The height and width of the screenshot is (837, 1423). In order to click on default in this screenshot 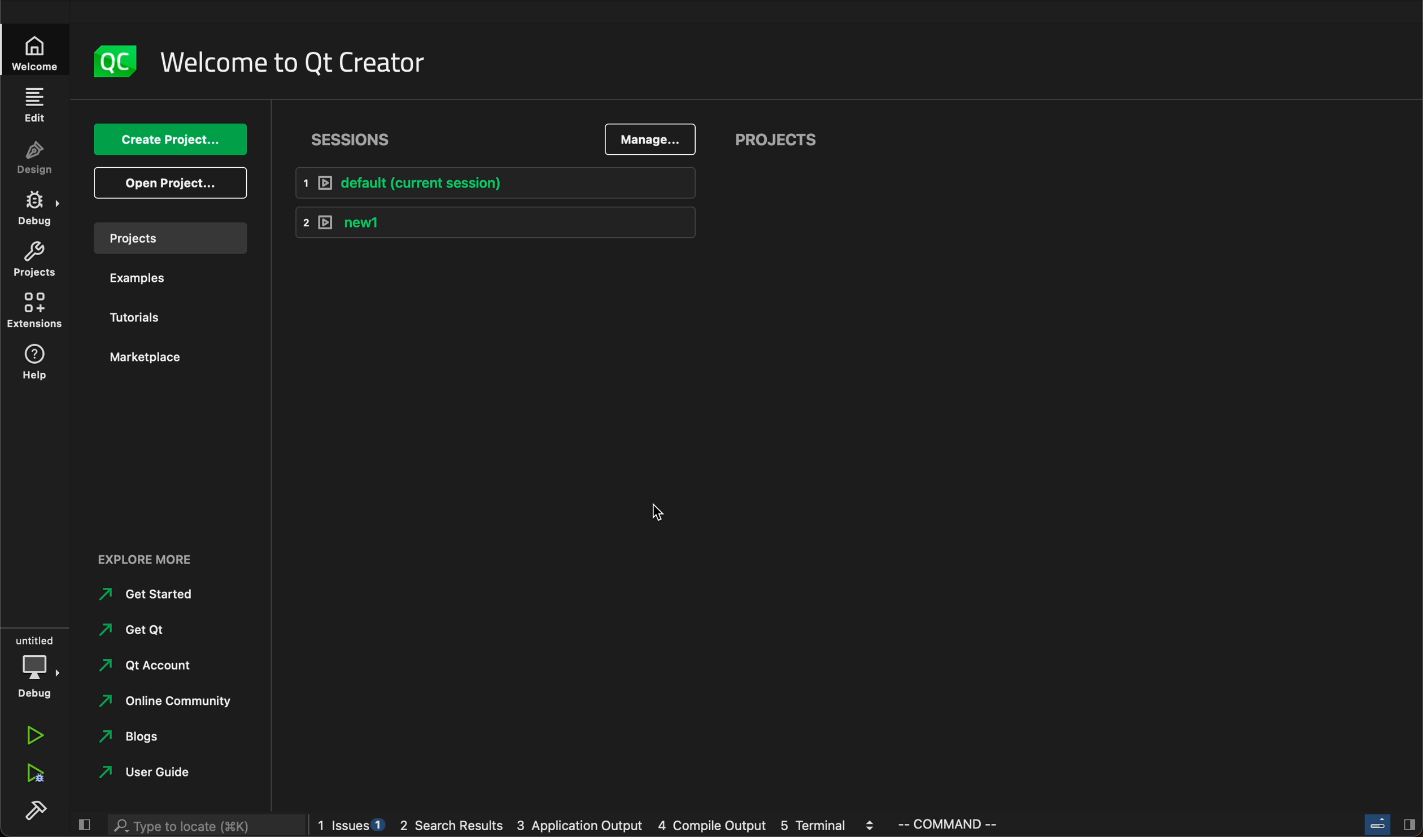, I will do `click(506, 182)`.